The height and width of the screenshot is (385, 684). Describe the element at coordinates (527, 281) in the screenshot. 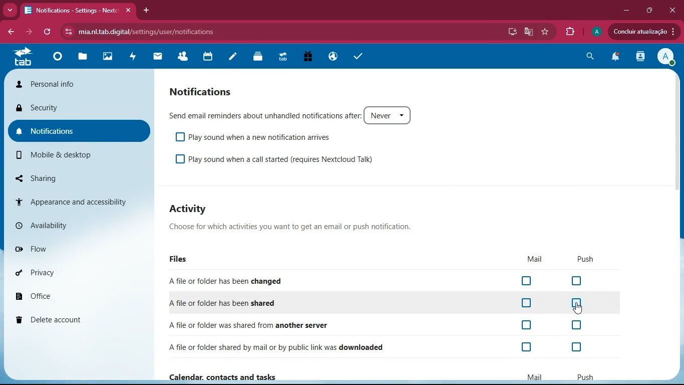

I see `off` at that location.